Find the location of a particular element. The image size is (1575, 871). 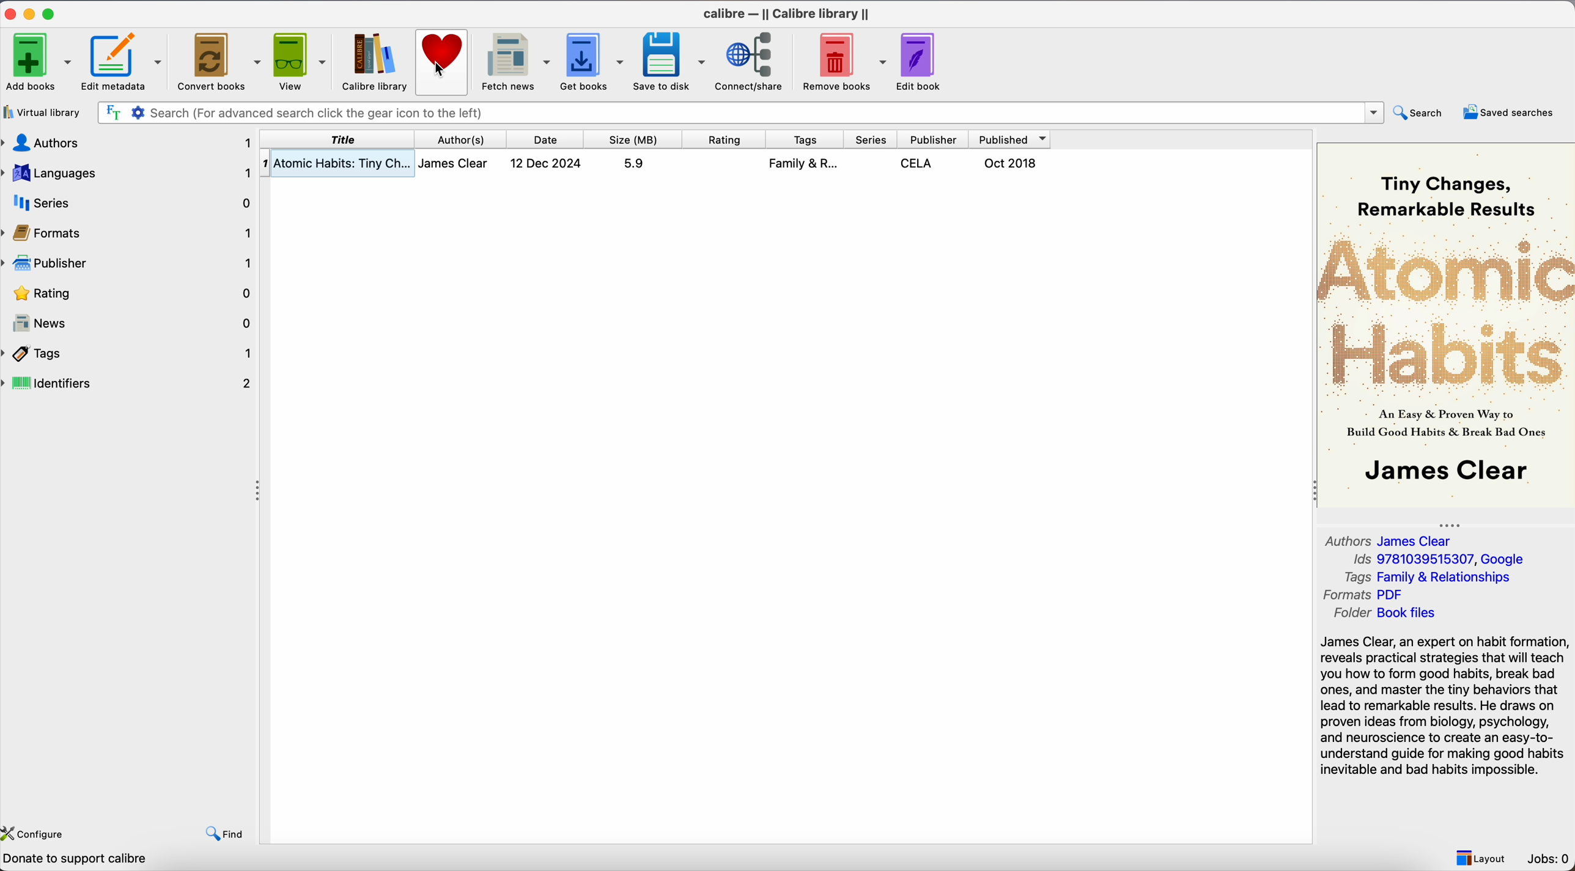

identifiers is located at coordinates (129, 383).